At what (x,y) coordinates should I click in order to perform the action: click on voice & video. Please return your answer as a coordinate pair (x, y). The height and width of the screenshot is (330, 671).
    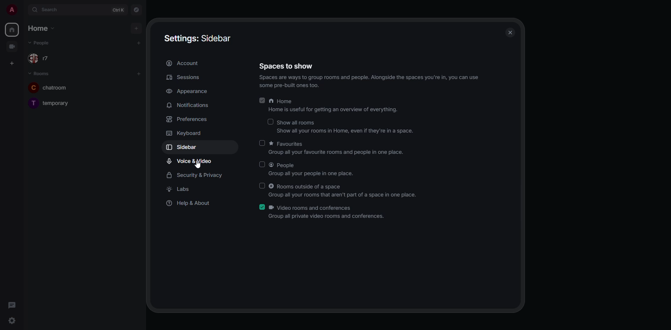
    Looking at the image, I should click on (188, 162).